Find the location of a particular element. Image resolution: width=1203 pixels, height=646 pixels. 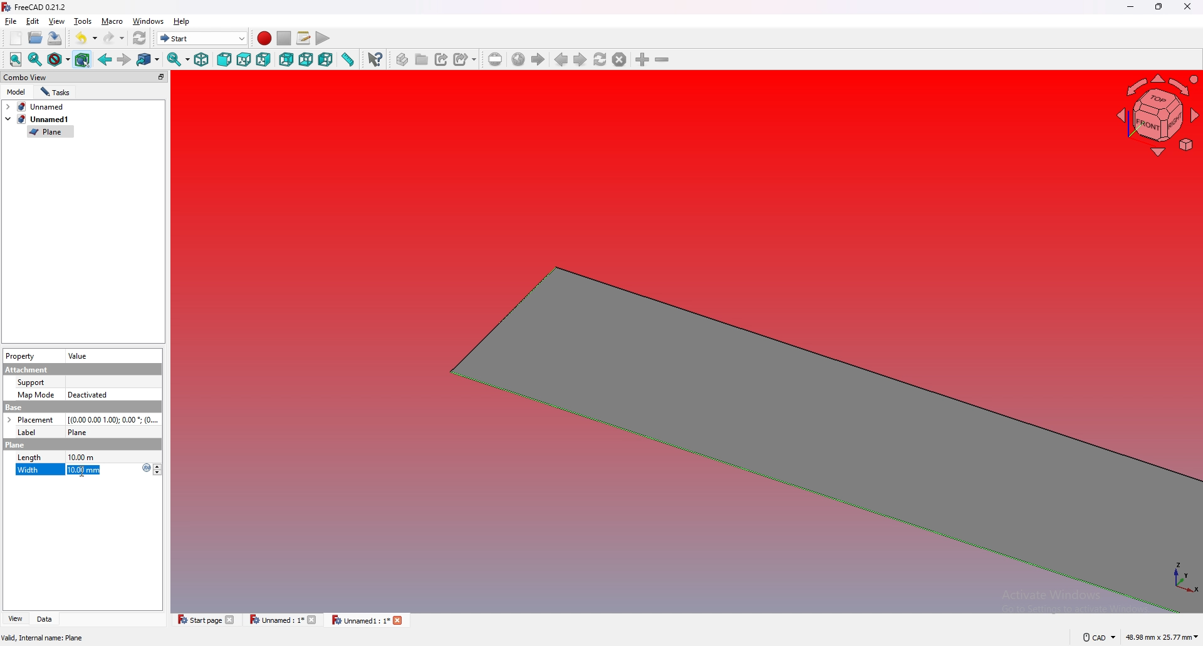

create link is located at coordinates (443, 59).